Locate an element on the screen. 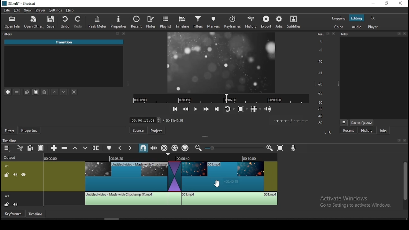 This screenshot has width=409, height=230. elapsed time is located at coordinates (141, 120).